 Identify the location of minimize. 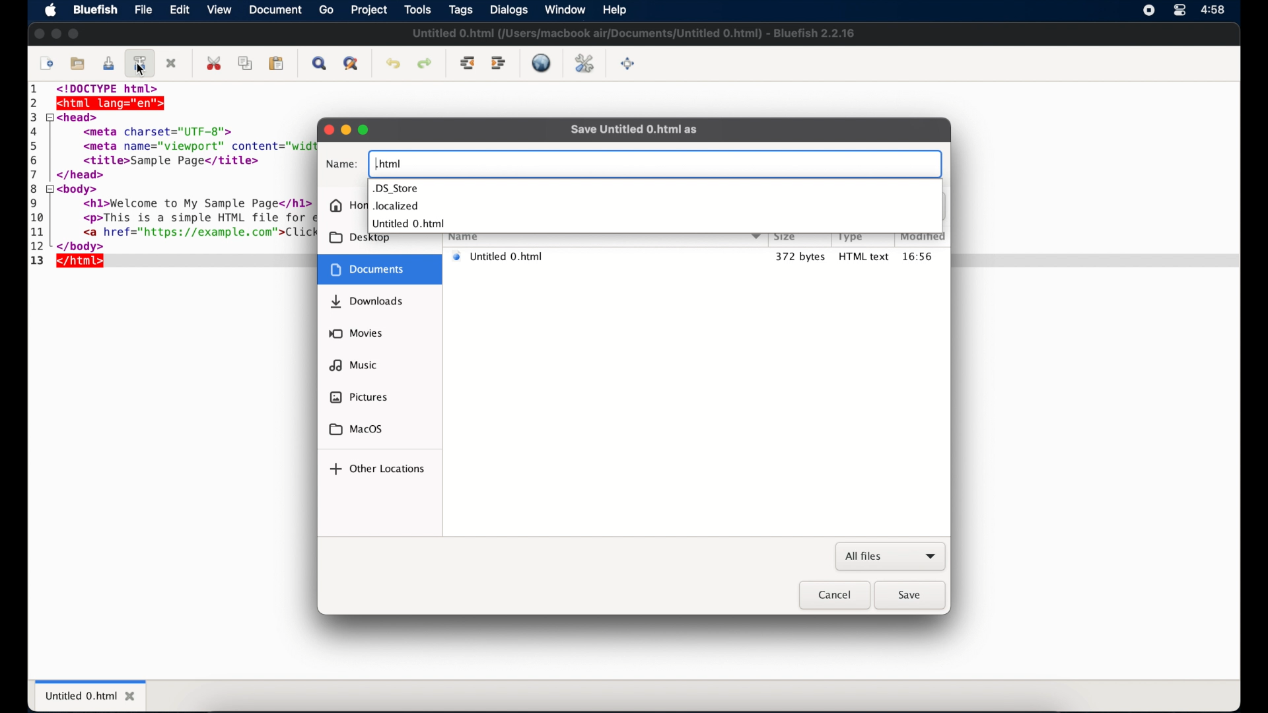
(346, 129).